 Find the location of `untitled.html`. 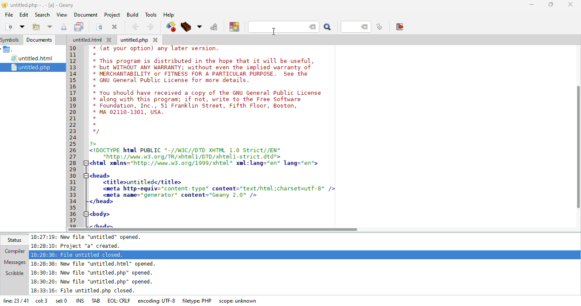

untitled.html is located at coordinates (33, 59).